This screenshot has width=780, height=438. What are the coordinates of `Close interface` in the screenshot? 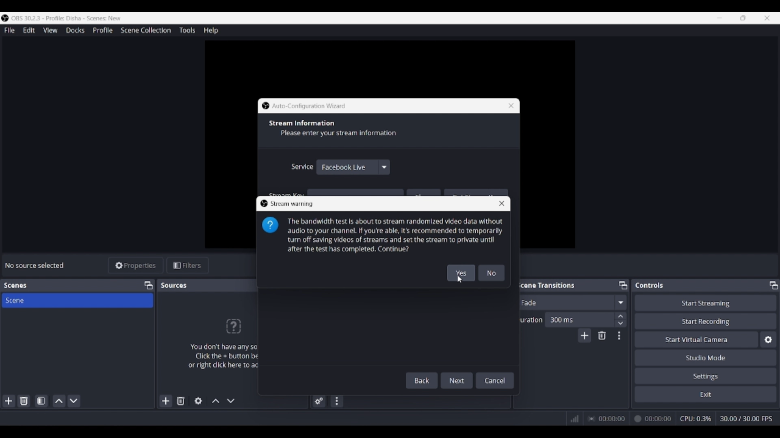 It's located at (767, 18).